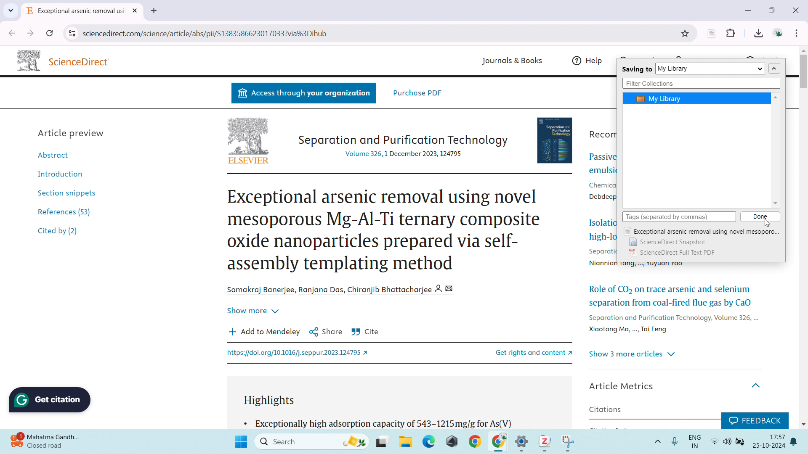 This screenshot has width=808, height=454. What do you see at coordinates (248, 161) in the screenshot?
I see `ELSEVIER` at bounding box center [248, 161].